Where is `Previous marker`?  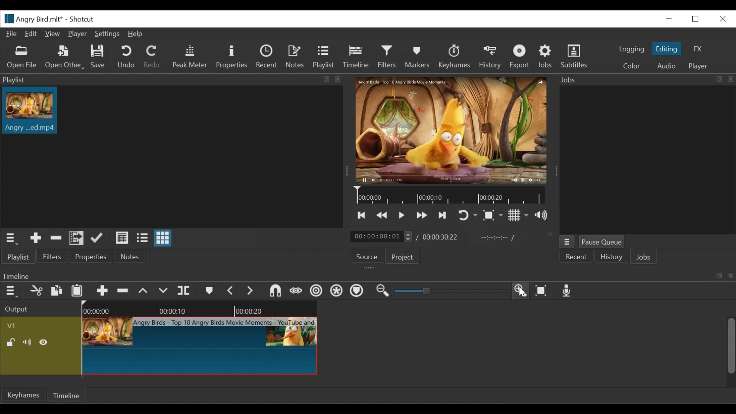
Previous marker is located at coordinates (231, 291).